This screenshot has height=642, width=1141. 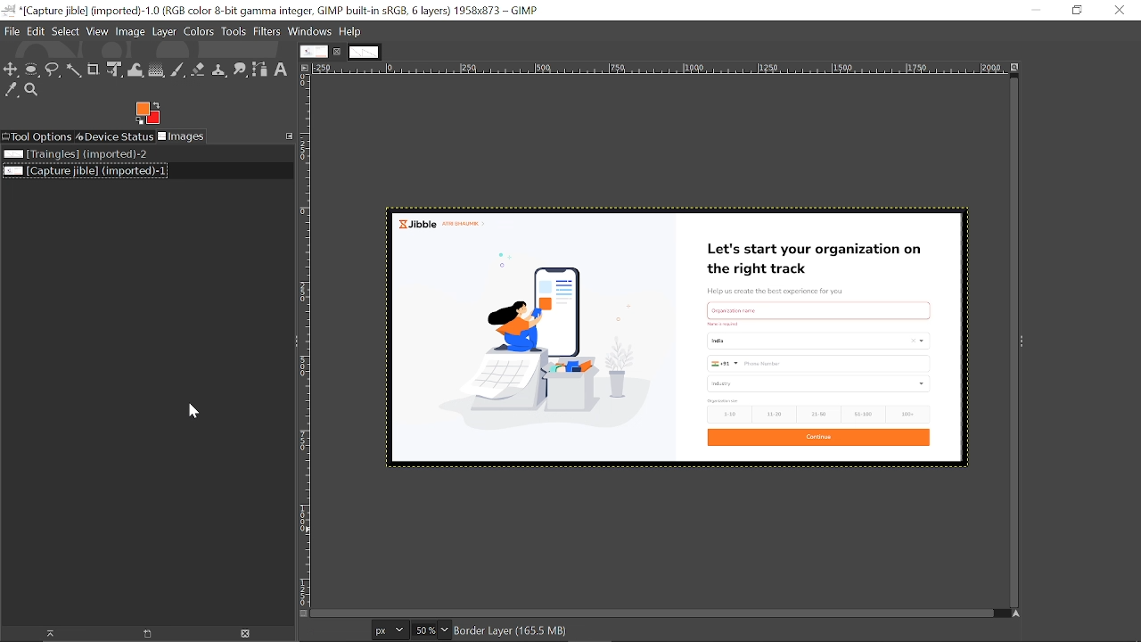 I want to click on Text tool, so click(x=281, y=70).